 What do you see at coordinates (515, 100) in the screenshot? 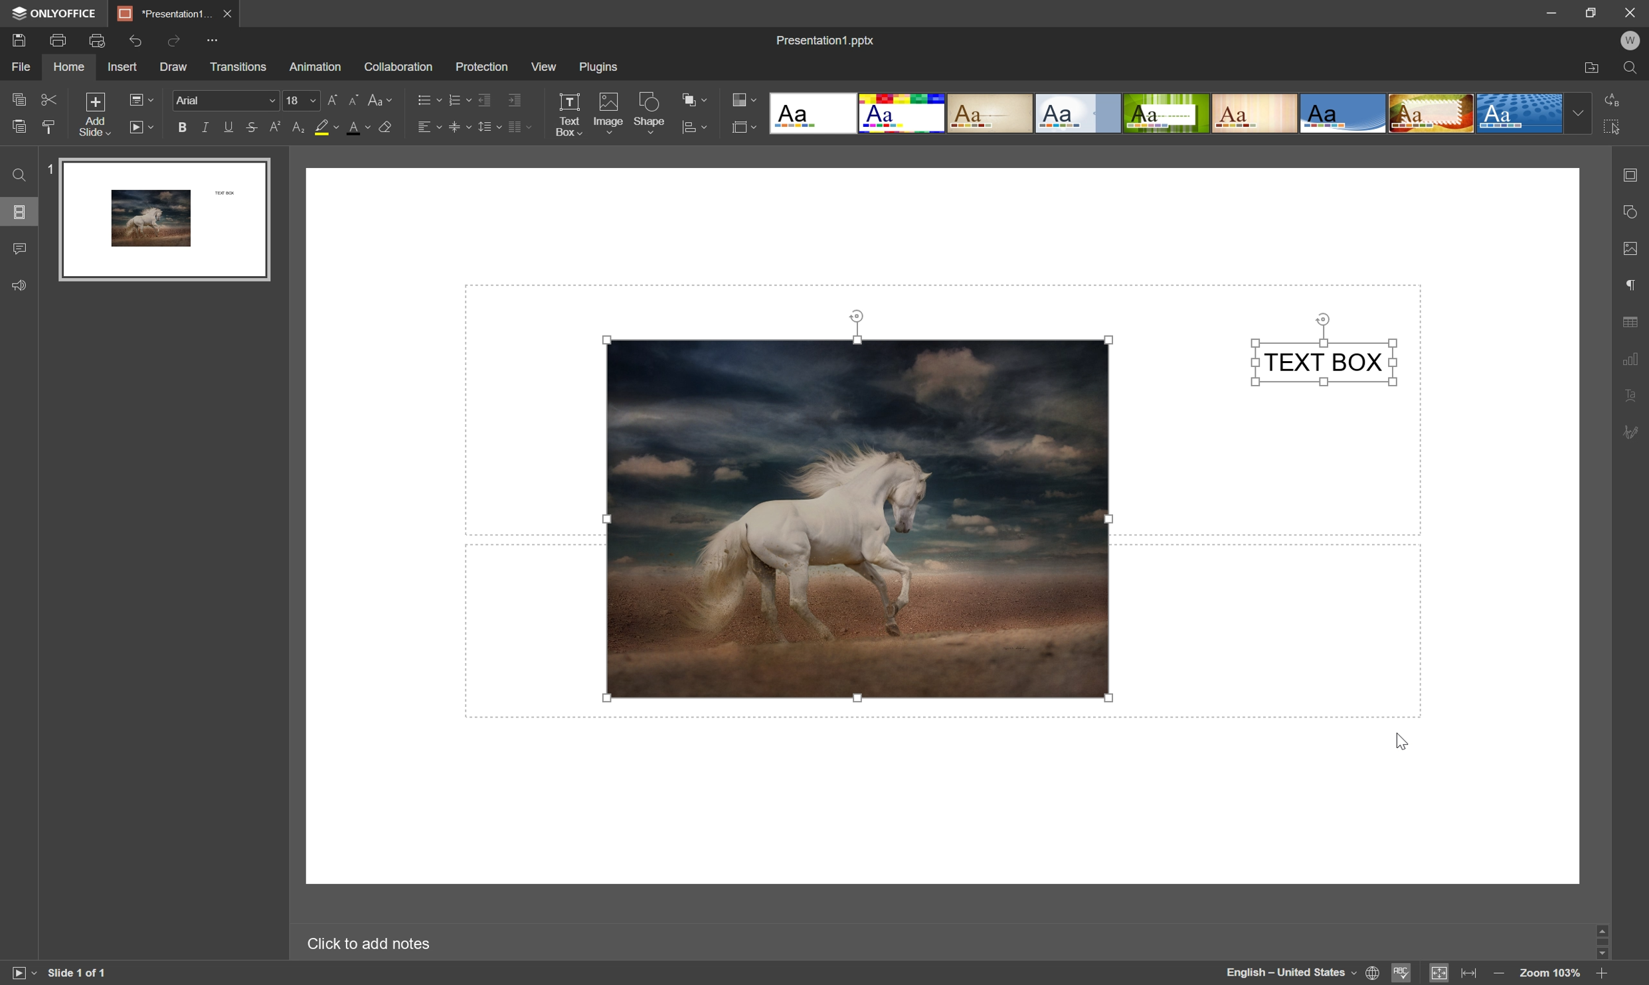
I see `increase indent` at bounding box center [515, 100].